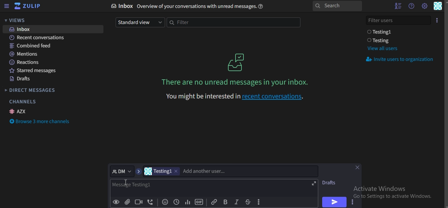  I want to click on There are no unread messages in your inbox., so click(237, 82).